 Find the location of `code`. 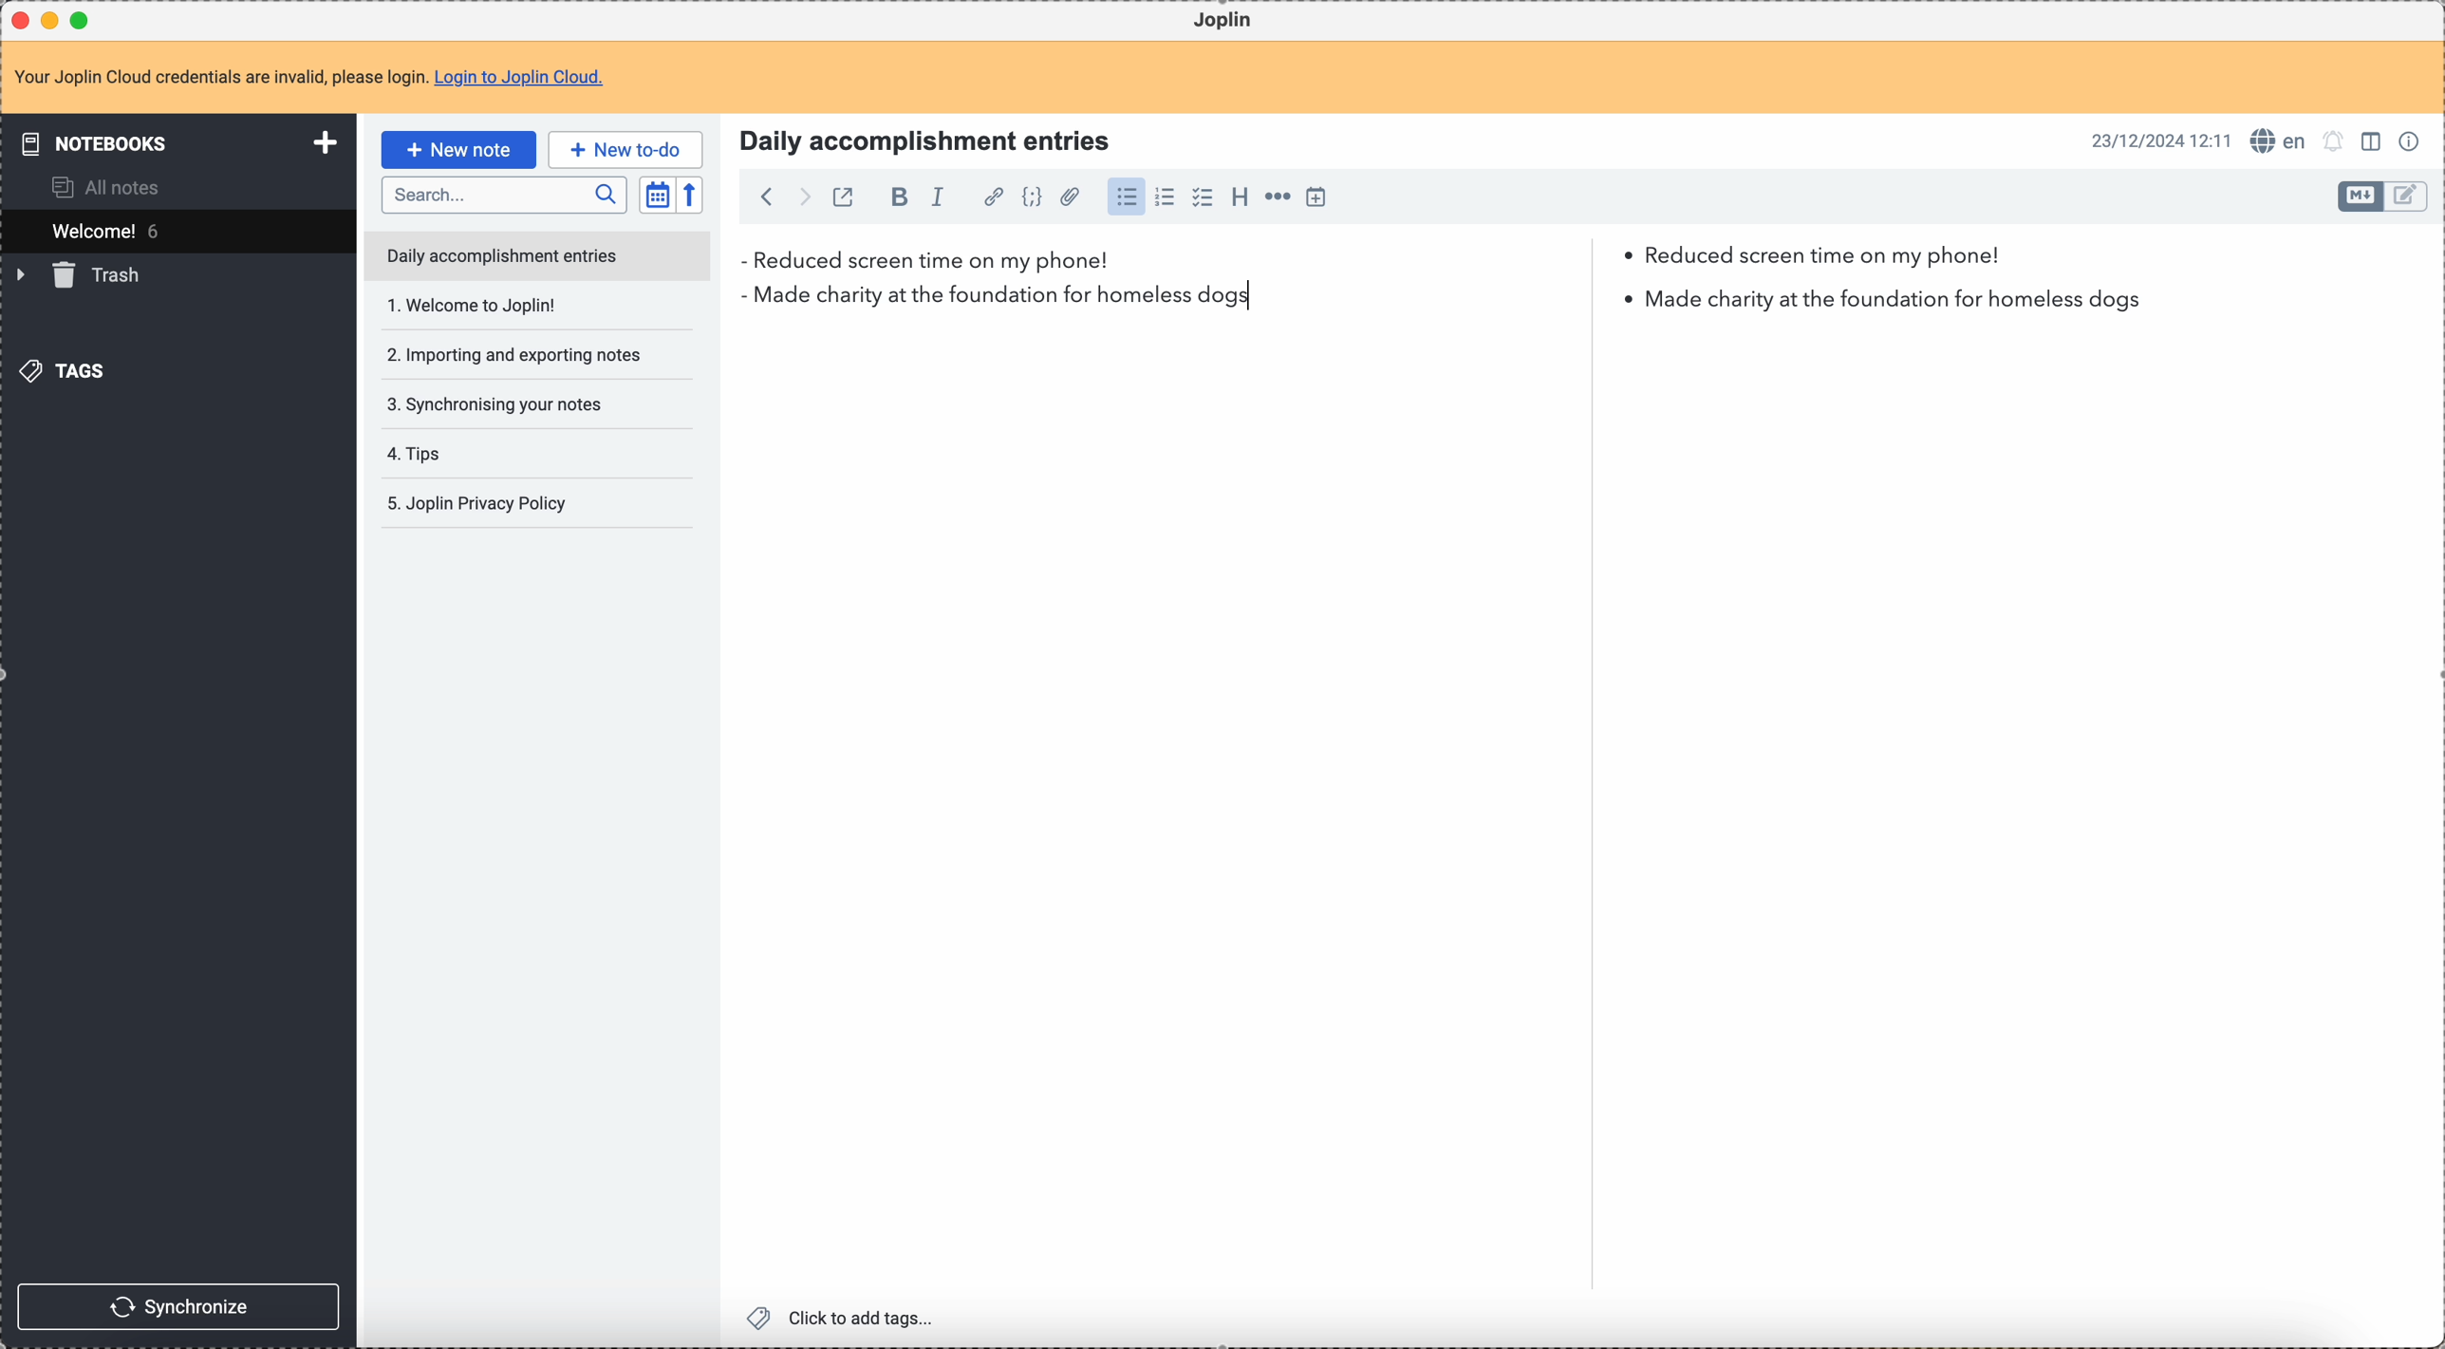

code is located at coordinates (1032, 198).